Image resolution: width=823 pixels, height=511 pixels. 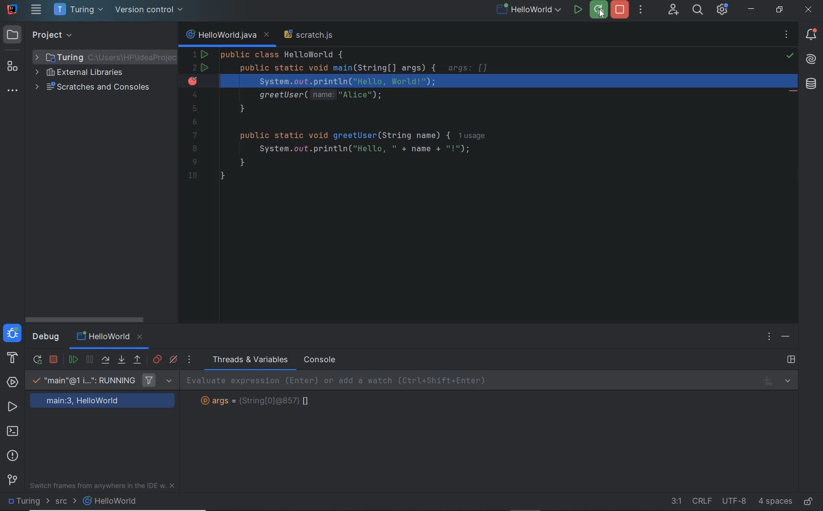 I want to click on code with me, so click(x=673, y=10).